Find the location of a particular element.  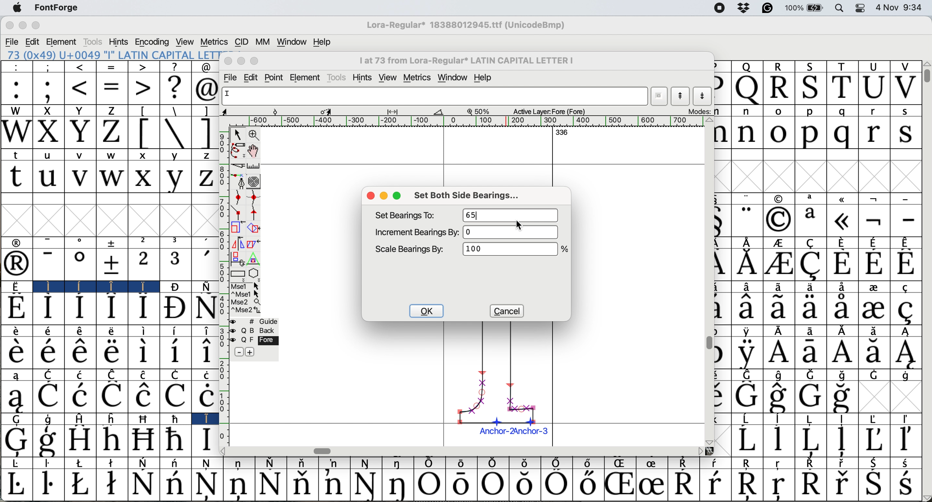

Symbol is located at coordinates (271, 485).